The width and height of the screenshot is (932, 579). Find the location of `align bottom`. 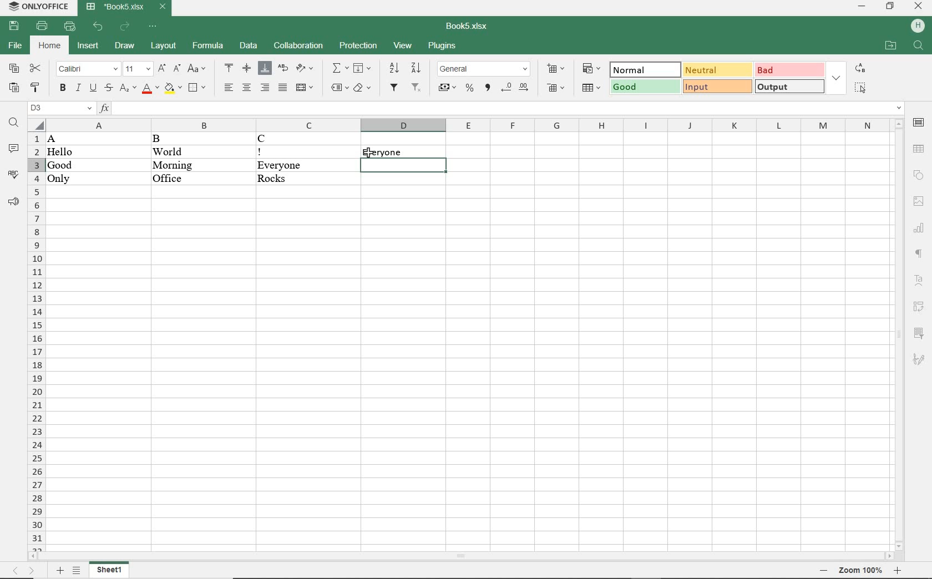

align bottom is located at coordinates (266, 68).